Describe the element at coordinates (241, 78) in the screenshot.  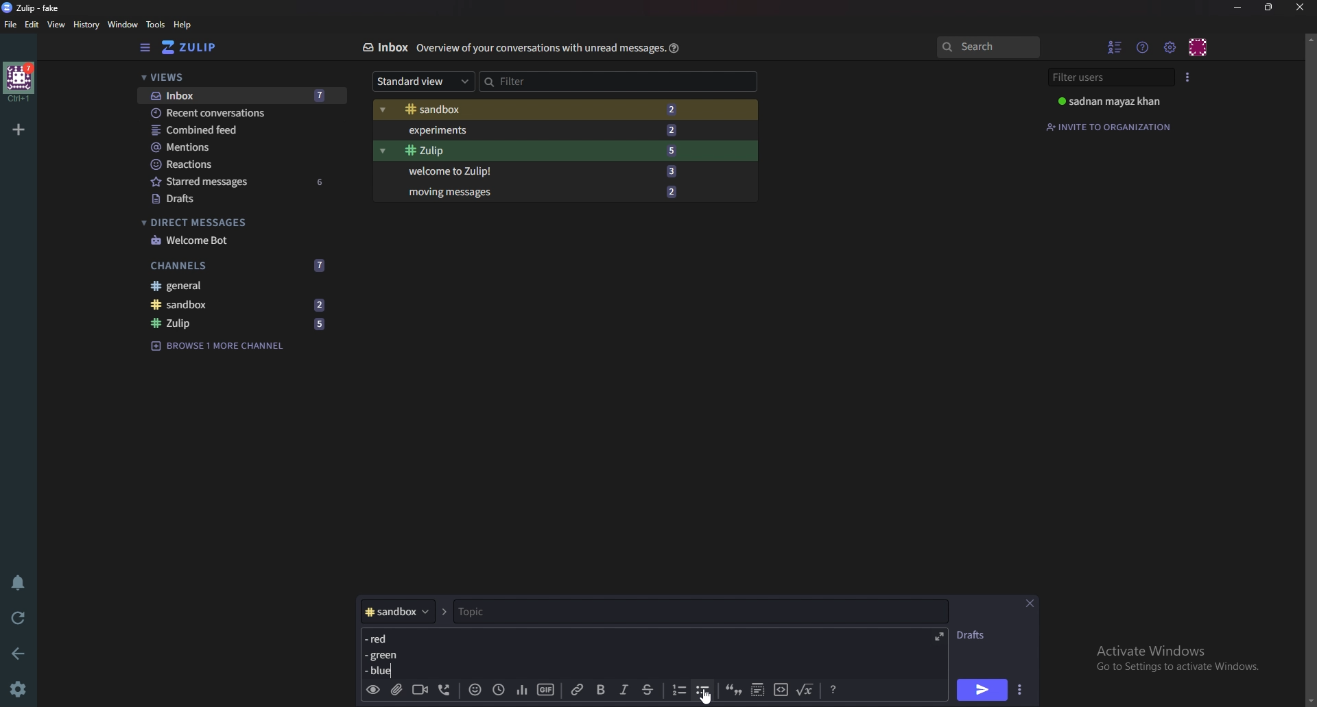
I see `views` at that location.